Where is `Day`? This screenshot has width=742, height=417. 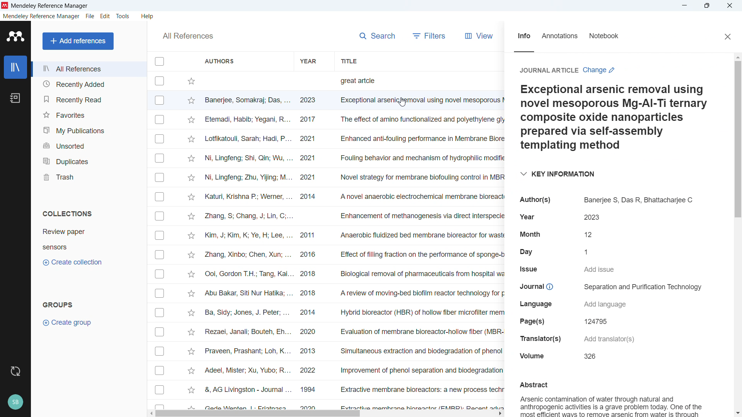 Day is located at coordinates (525, 251).